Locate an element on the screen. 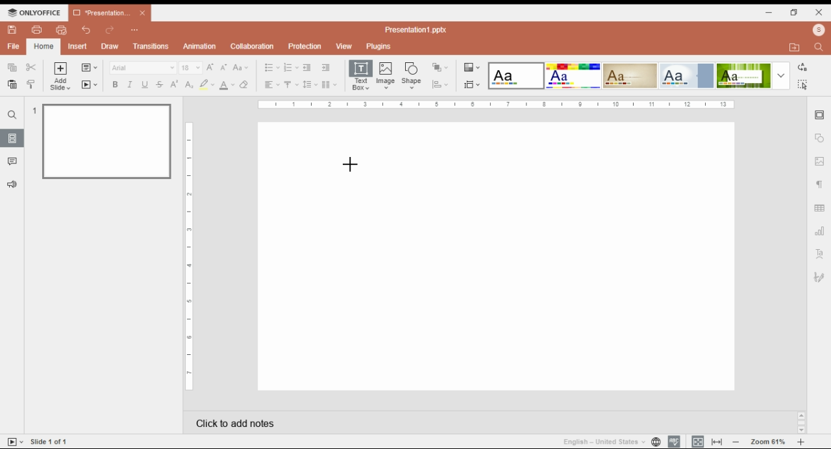  minimize is located at coordinates (771, 13).